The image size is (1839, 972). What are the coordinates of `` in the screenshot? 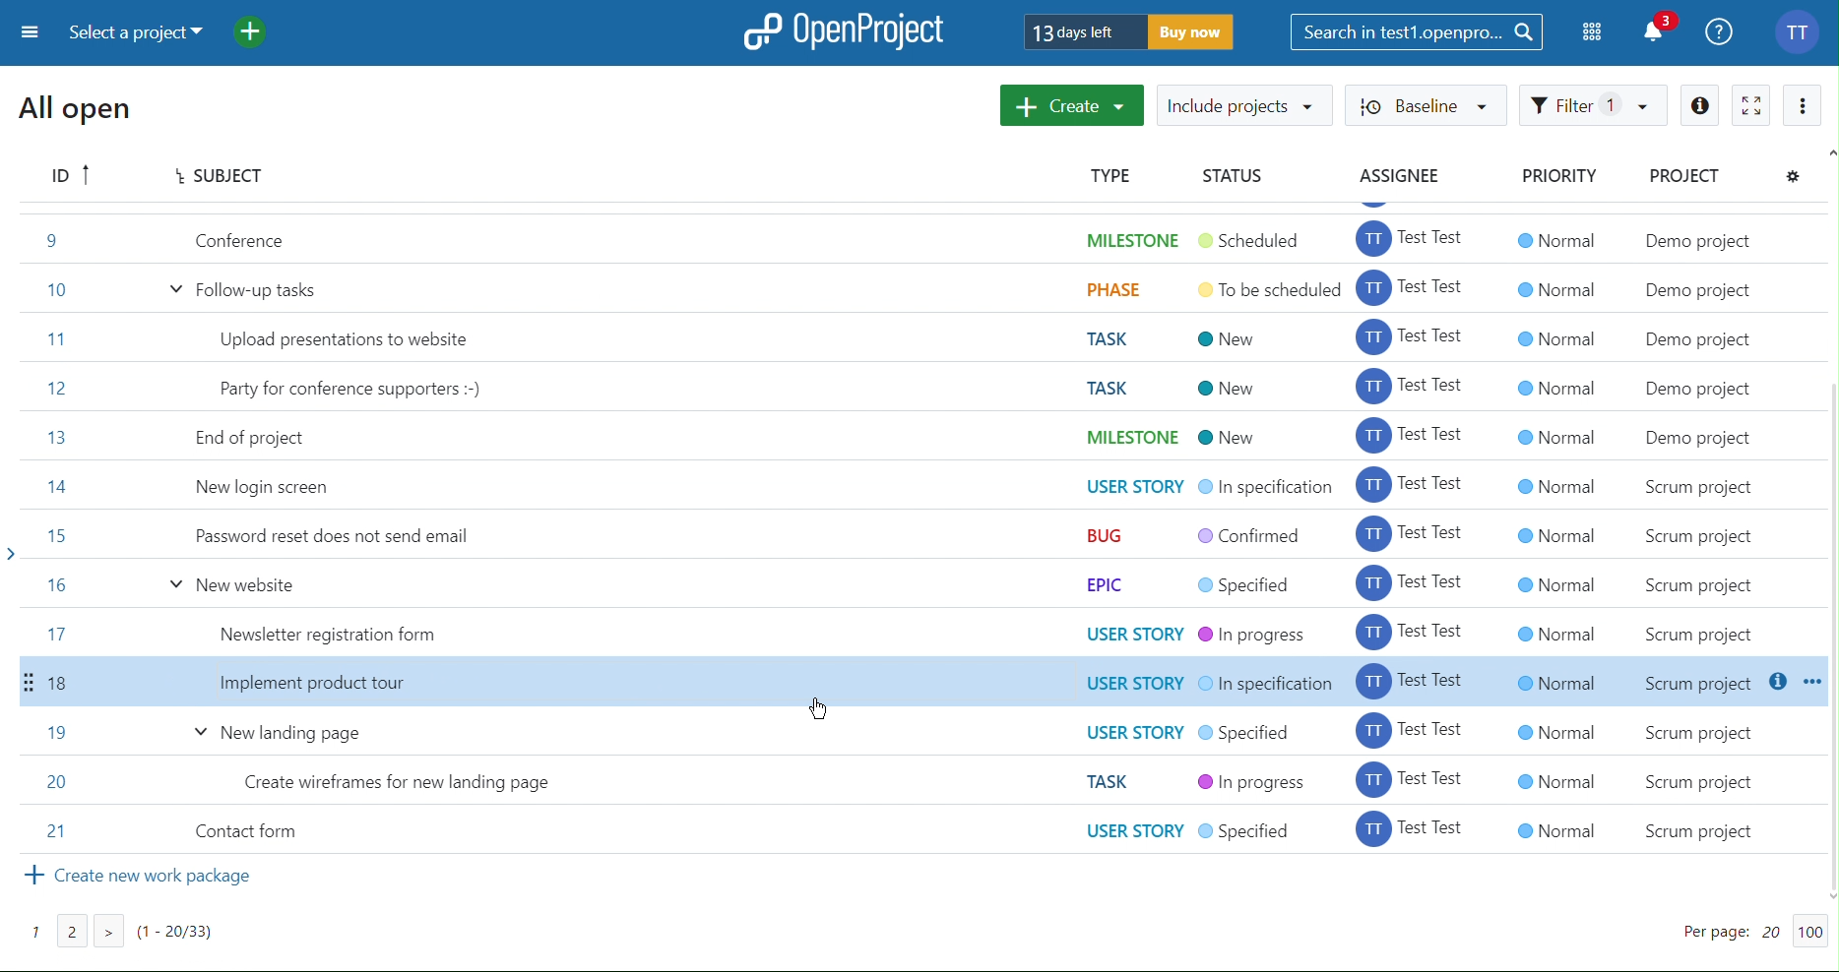 It's located at (1554, 529).